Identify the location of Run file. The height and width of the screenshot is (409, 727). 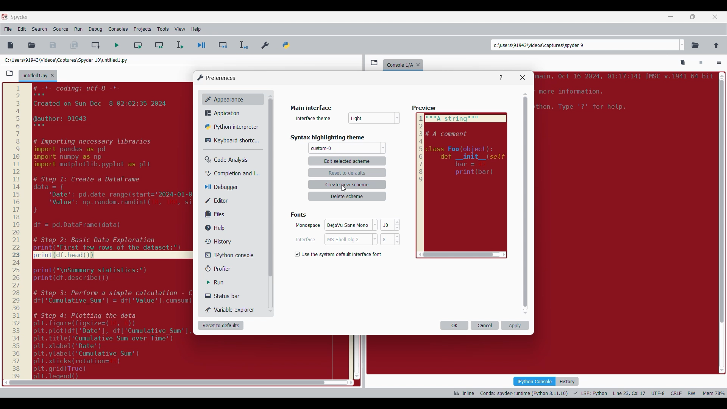
(117, 45).